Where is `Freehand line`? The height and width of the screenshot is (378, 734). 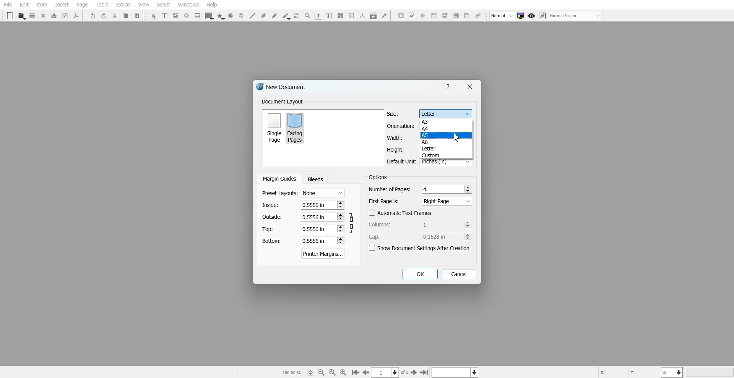
Freehand line is located at coordinates (274, 16).